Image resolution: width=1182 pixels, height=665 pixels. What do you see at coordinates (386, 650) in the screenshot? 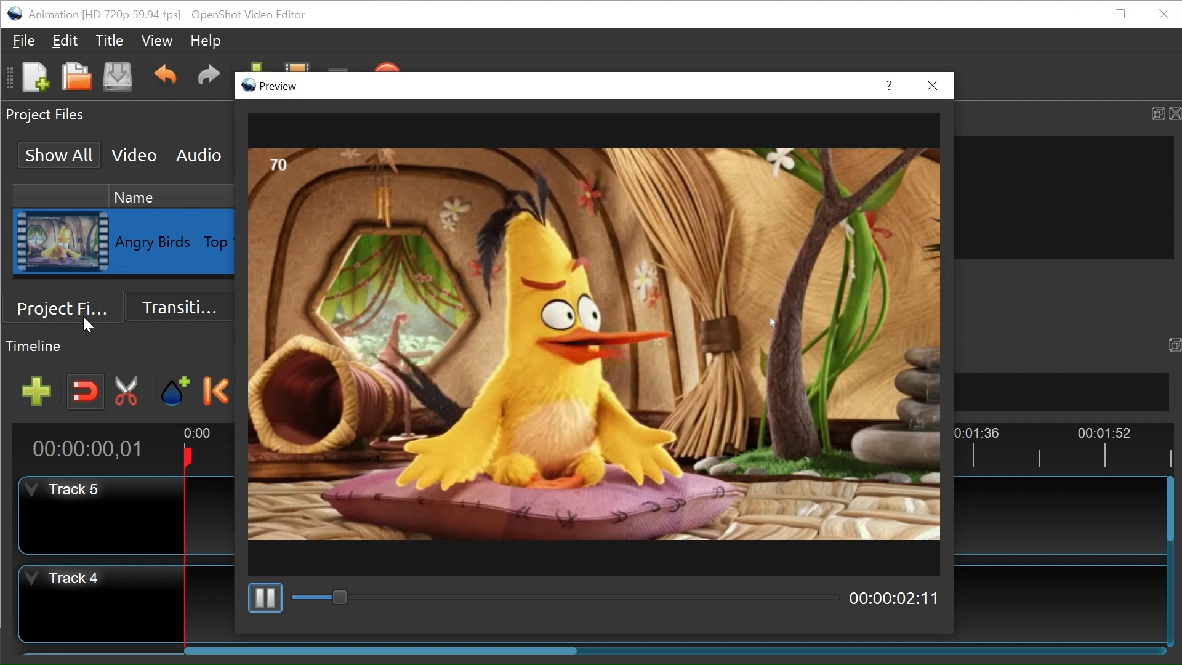
I see `Horizontal Scroll bar` at bounding box center [386, 650].